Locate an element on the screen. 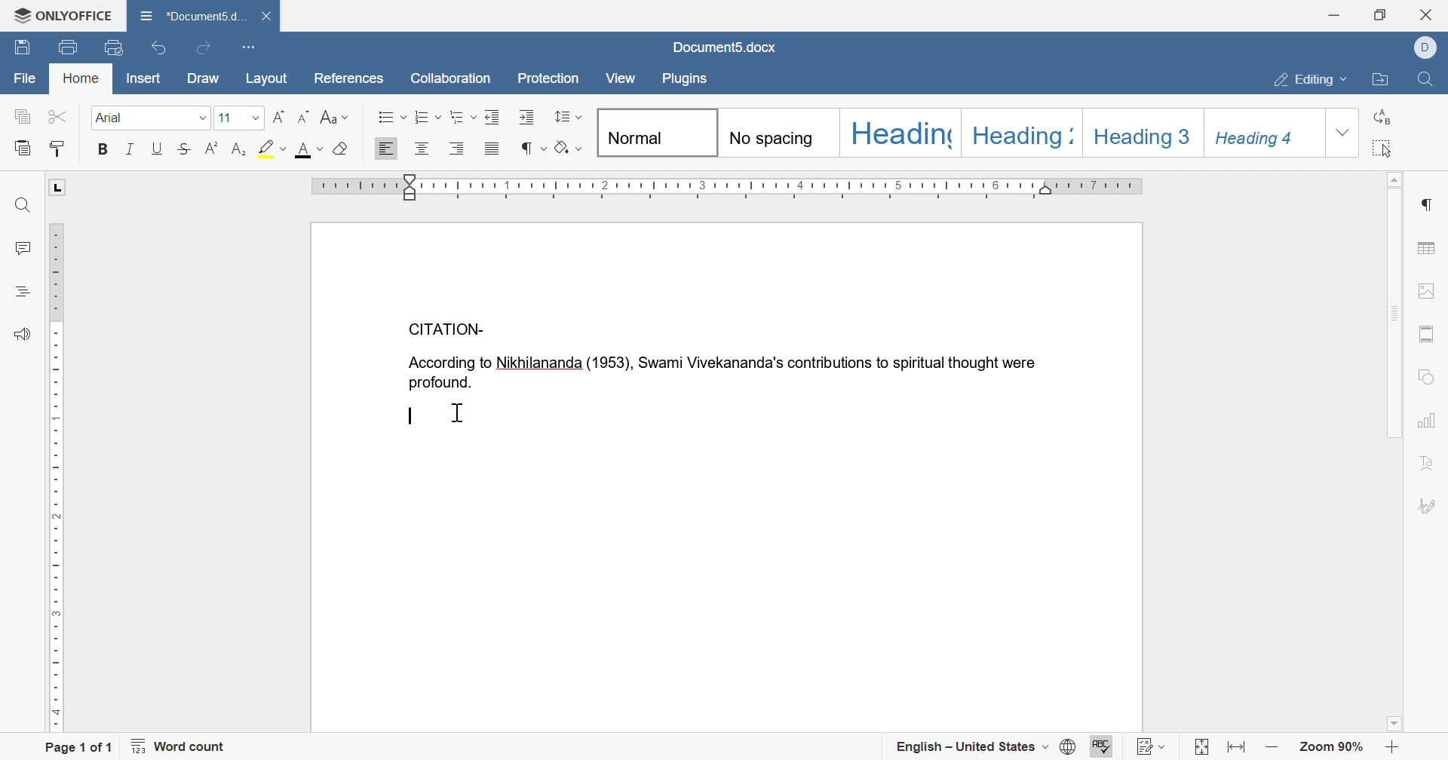  editing is located at coordinates (1307, 80).